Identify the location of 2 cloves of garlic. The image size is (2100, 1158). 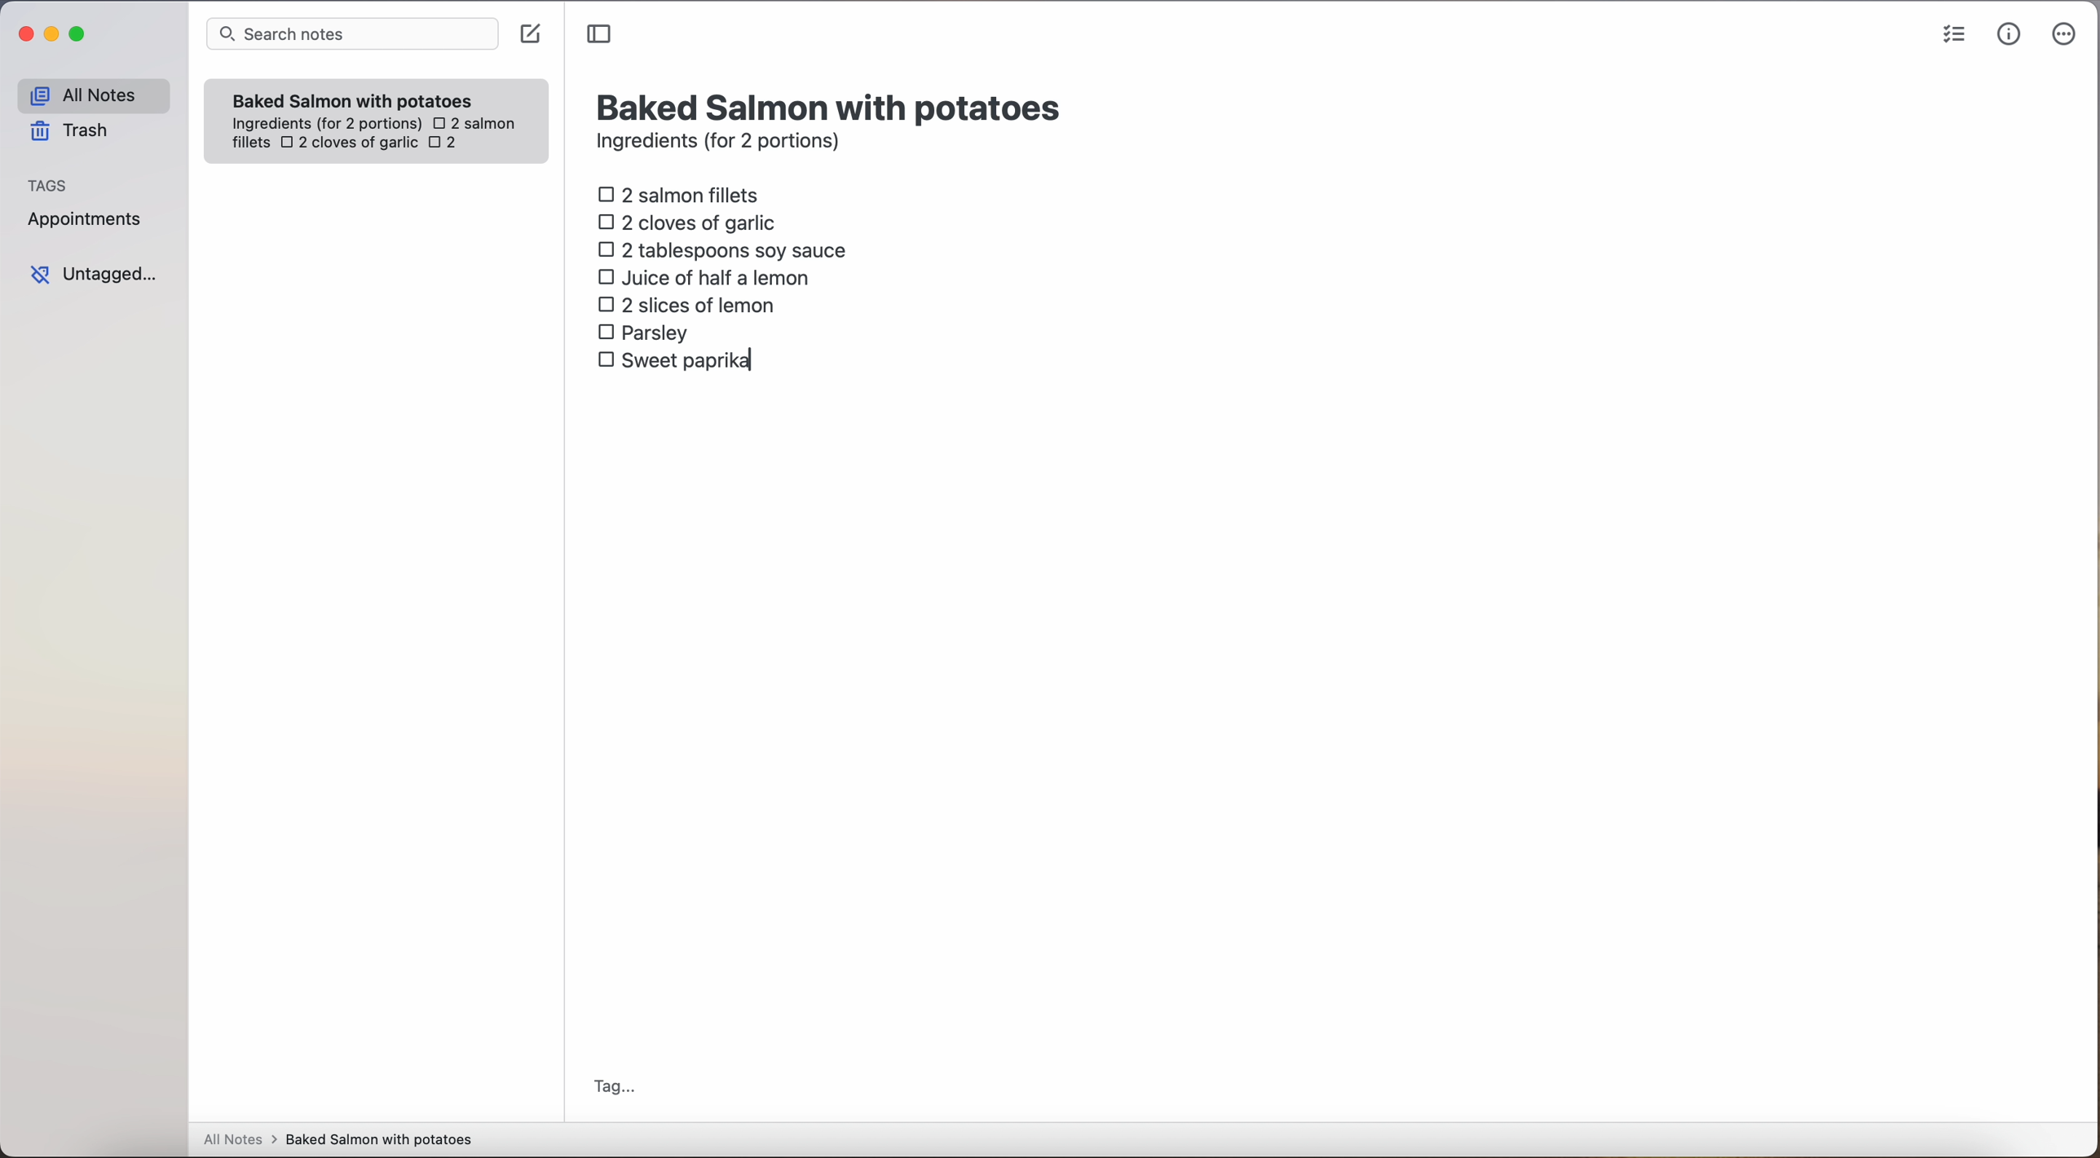
(691, 220).